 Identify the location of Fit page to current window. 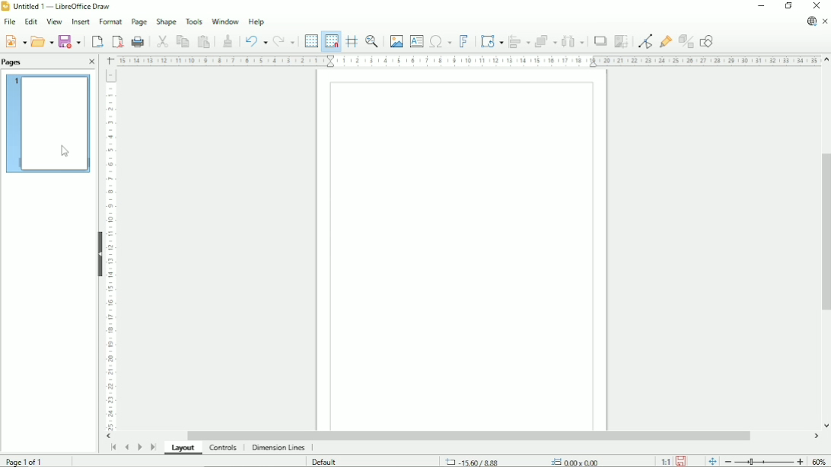
(712, 460).